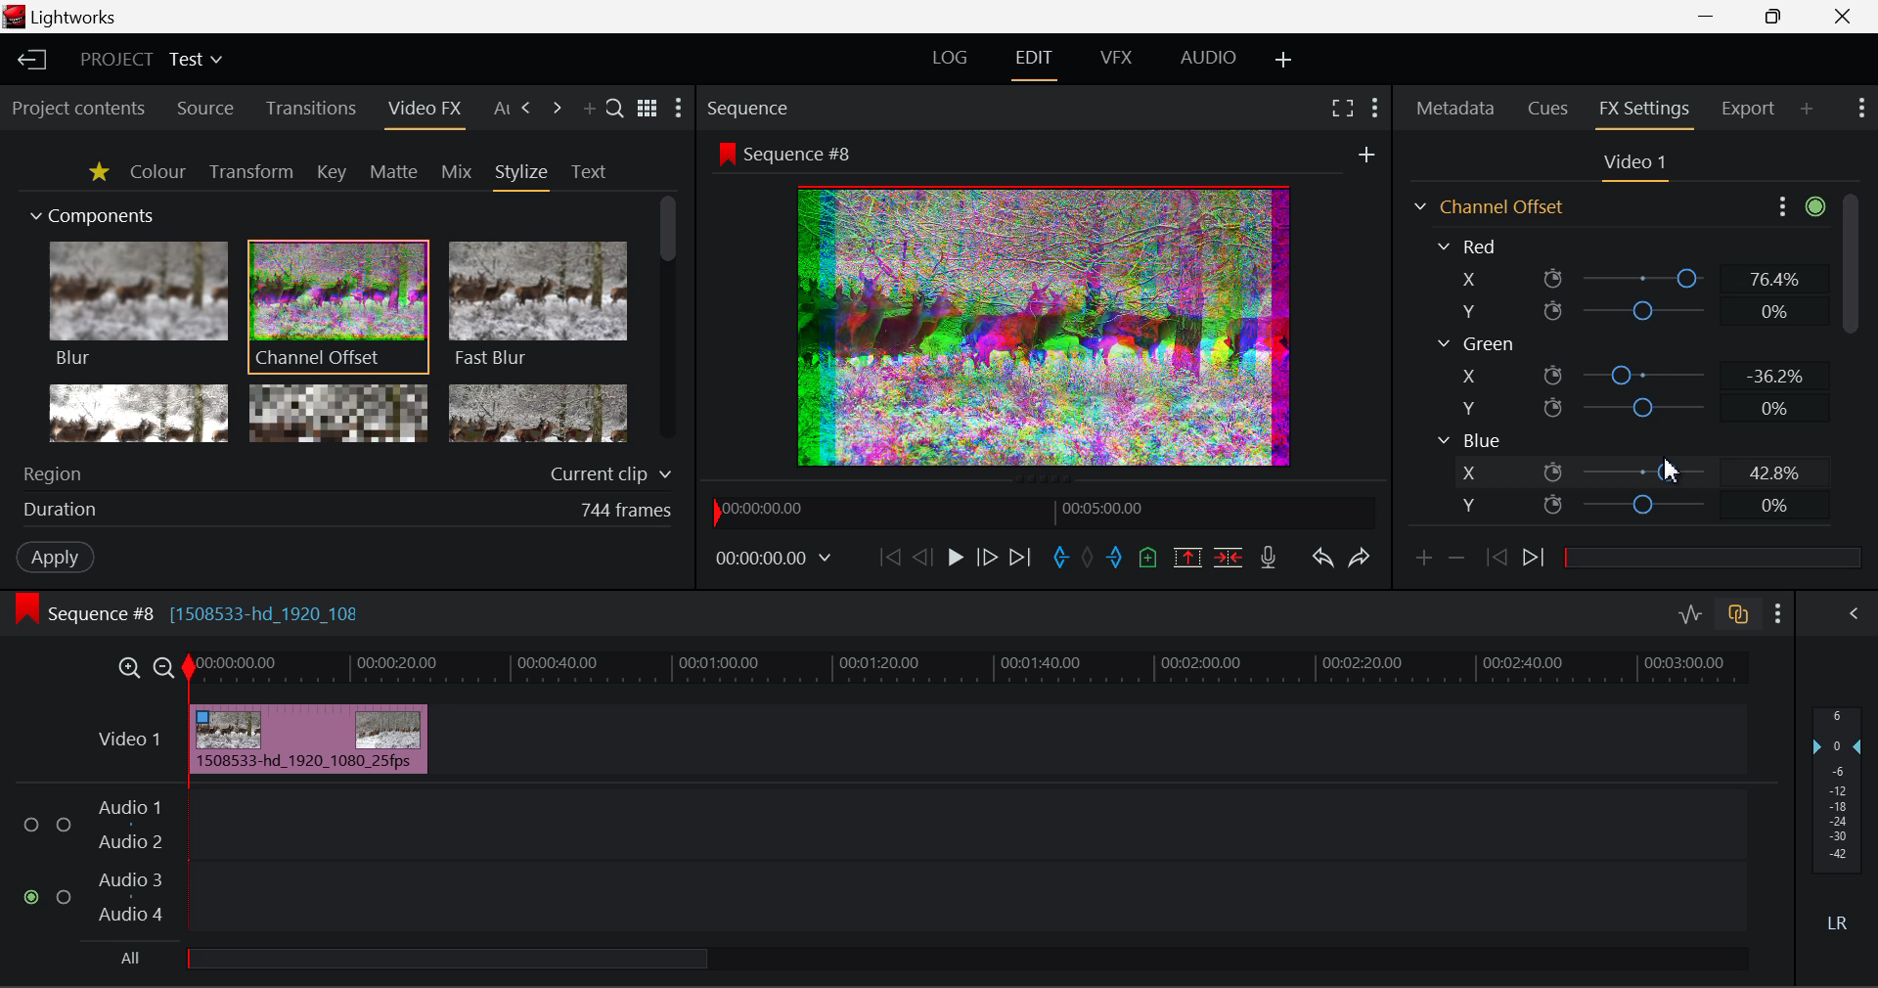  I want to click on Toggle auto track sync, so click(1736, 614).